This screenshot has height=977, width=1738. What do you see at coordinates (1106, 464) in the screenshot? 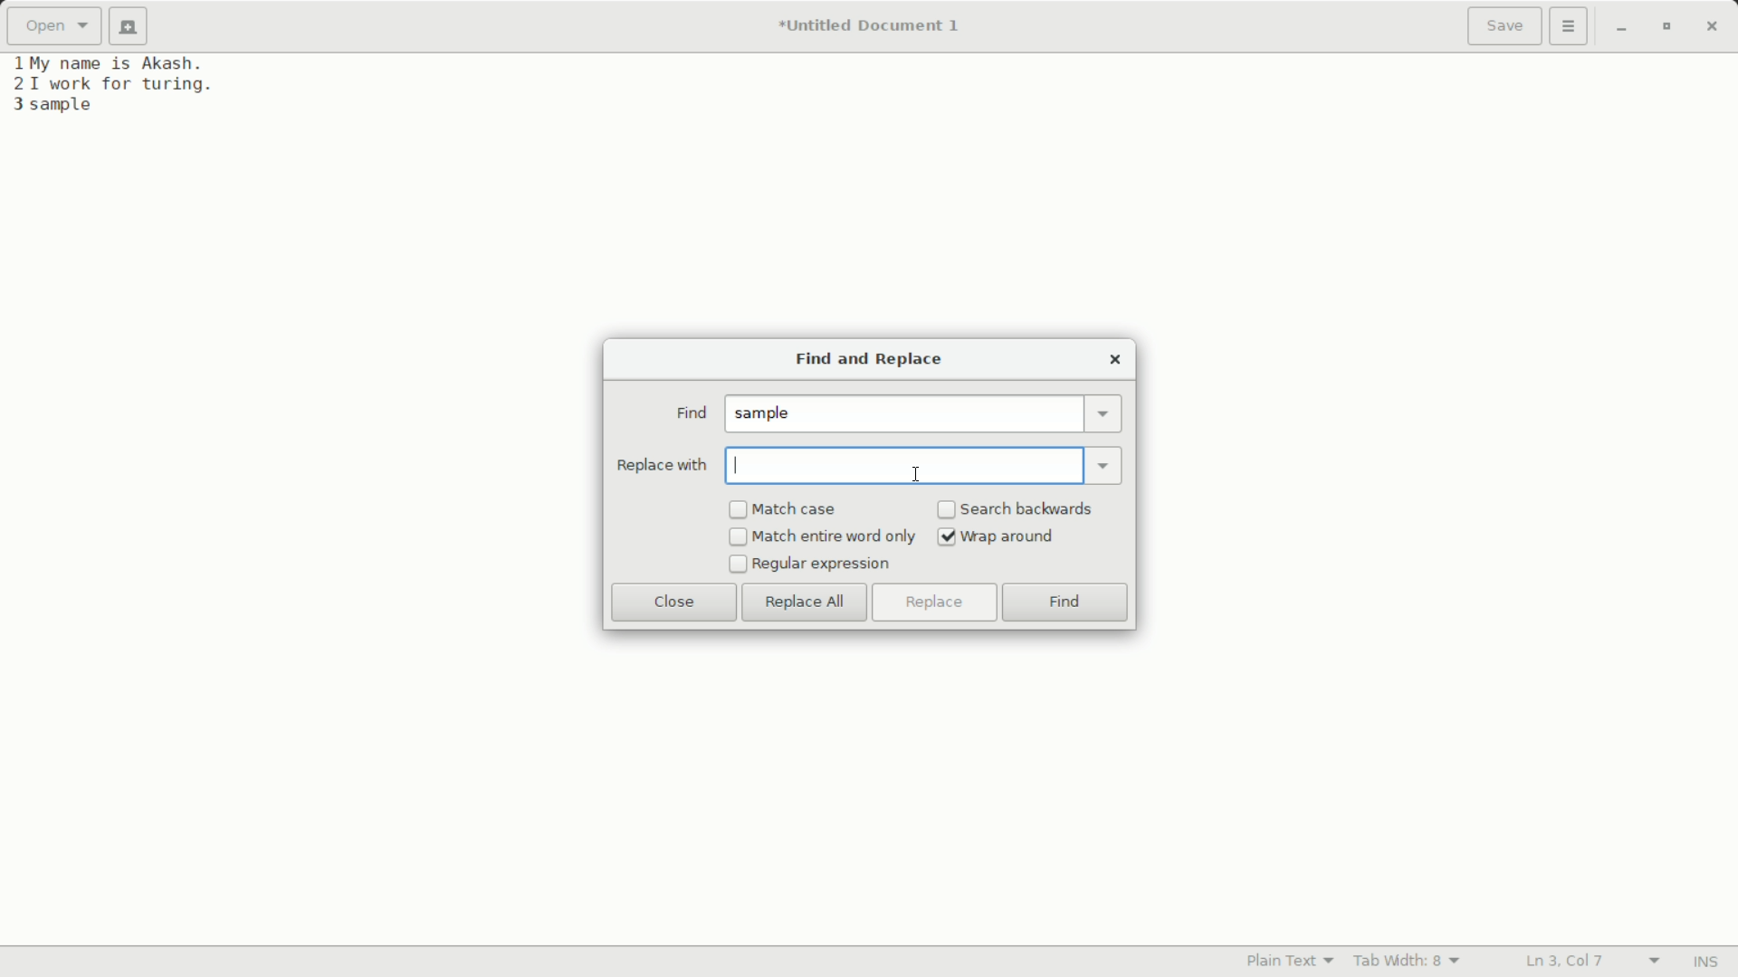
I see `dropdown` at bounding box center [1106, 464].